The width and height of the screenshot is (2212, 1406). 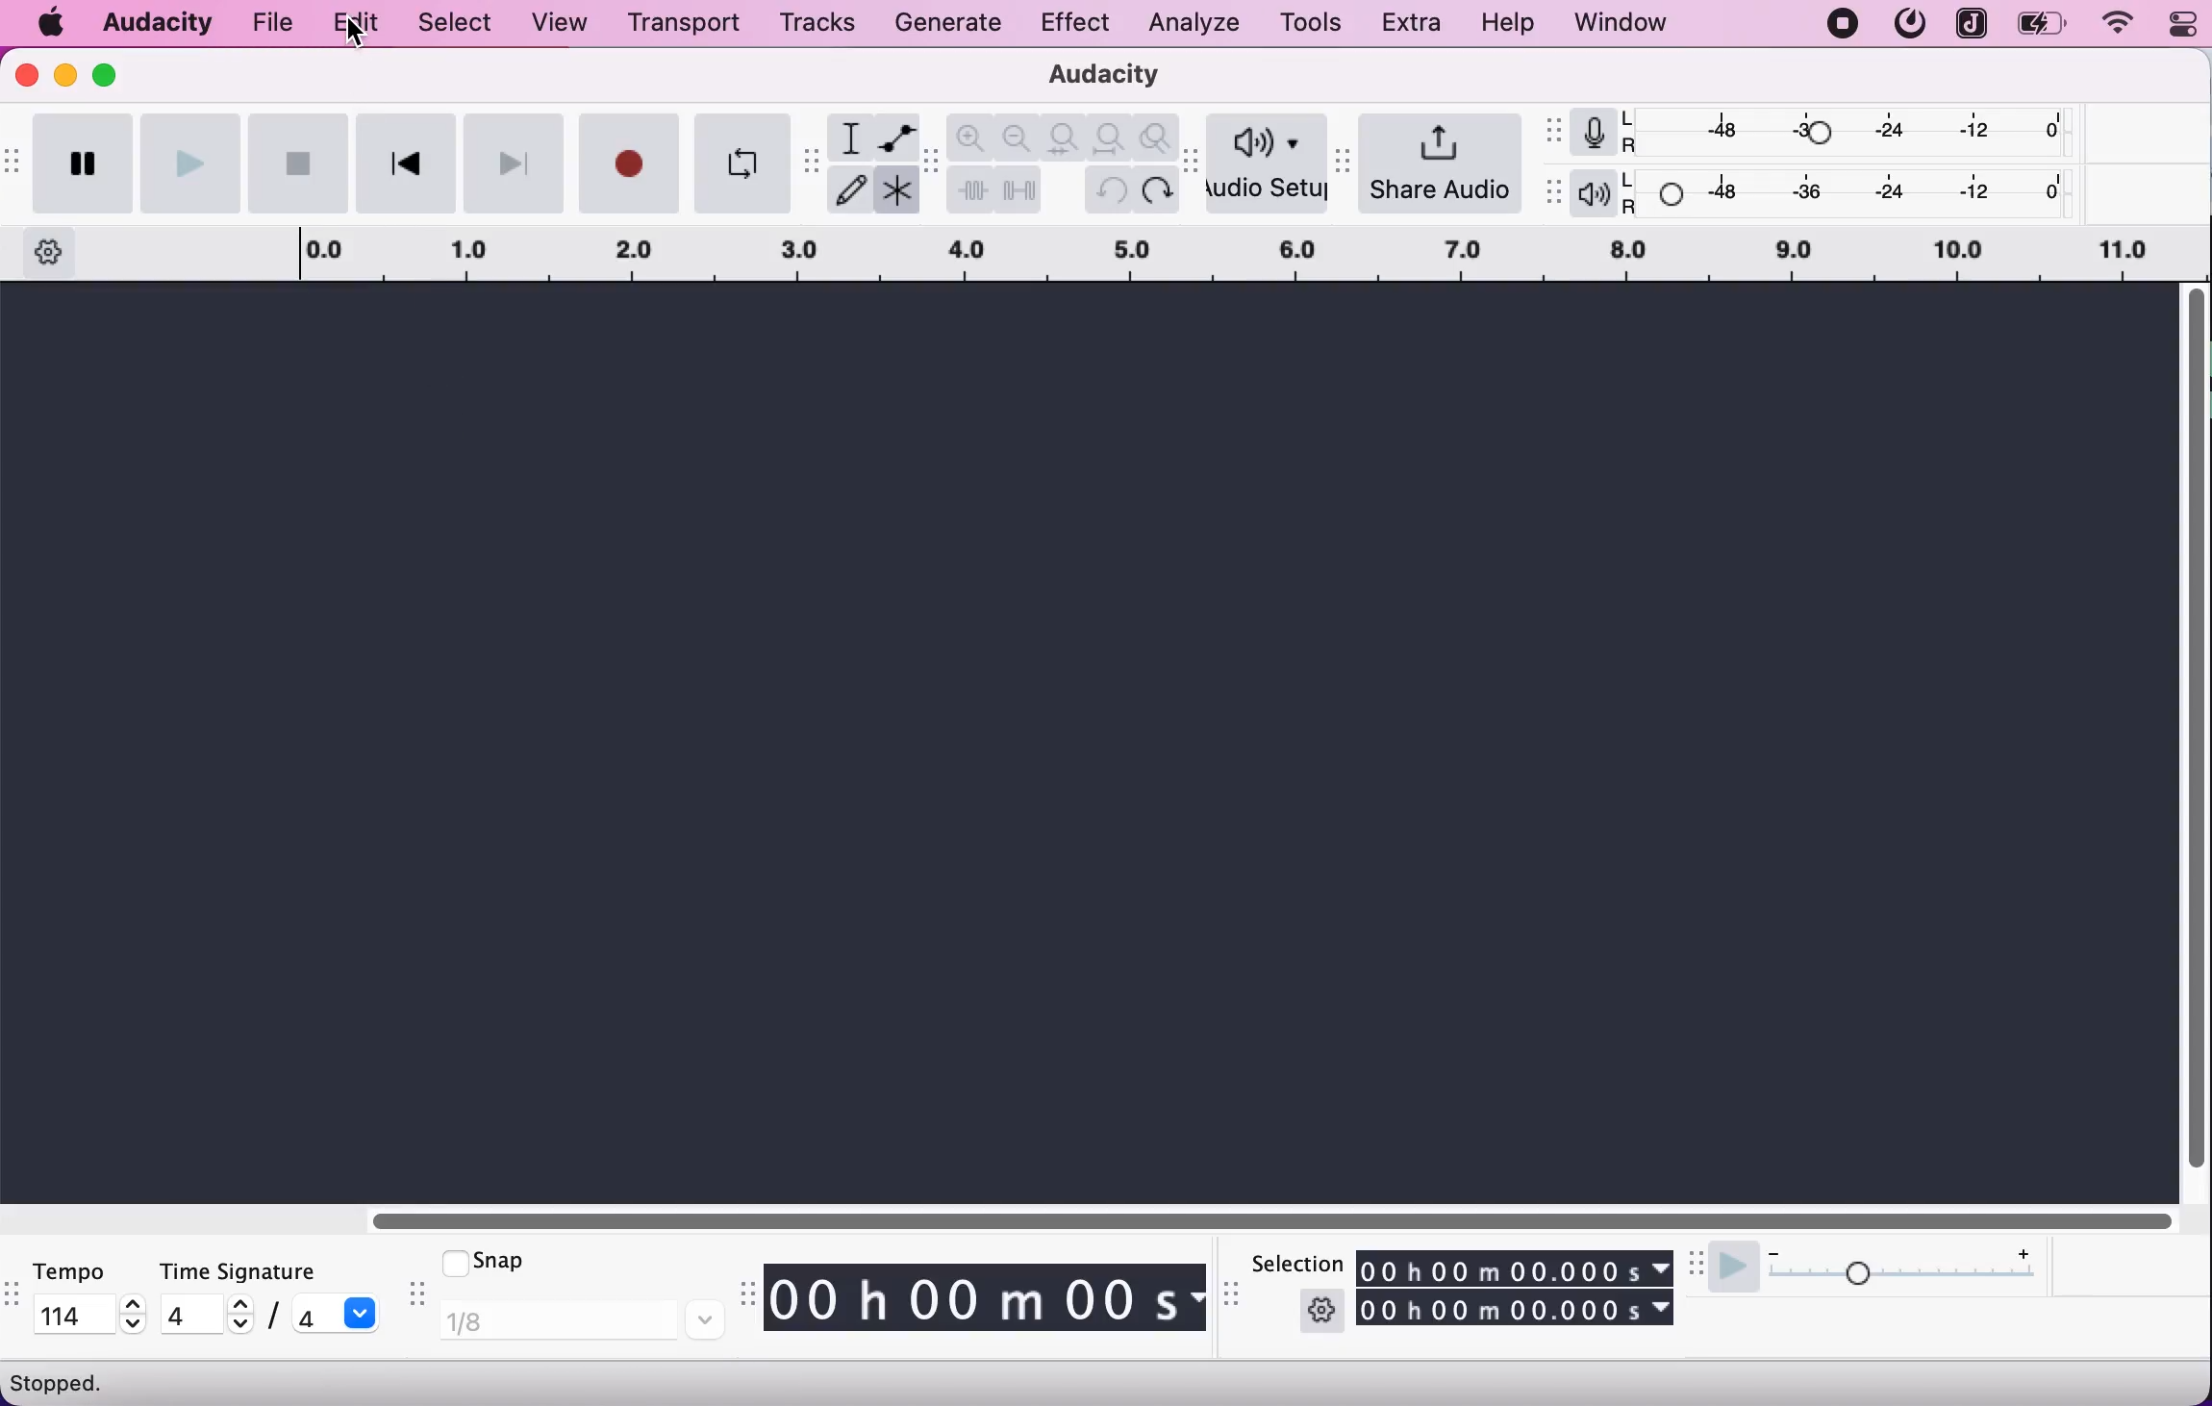 What do you see at coordinates (414, 1296) in the screenshot?
I see `audacity snap toolbar` at bounding box center [414, 1296].